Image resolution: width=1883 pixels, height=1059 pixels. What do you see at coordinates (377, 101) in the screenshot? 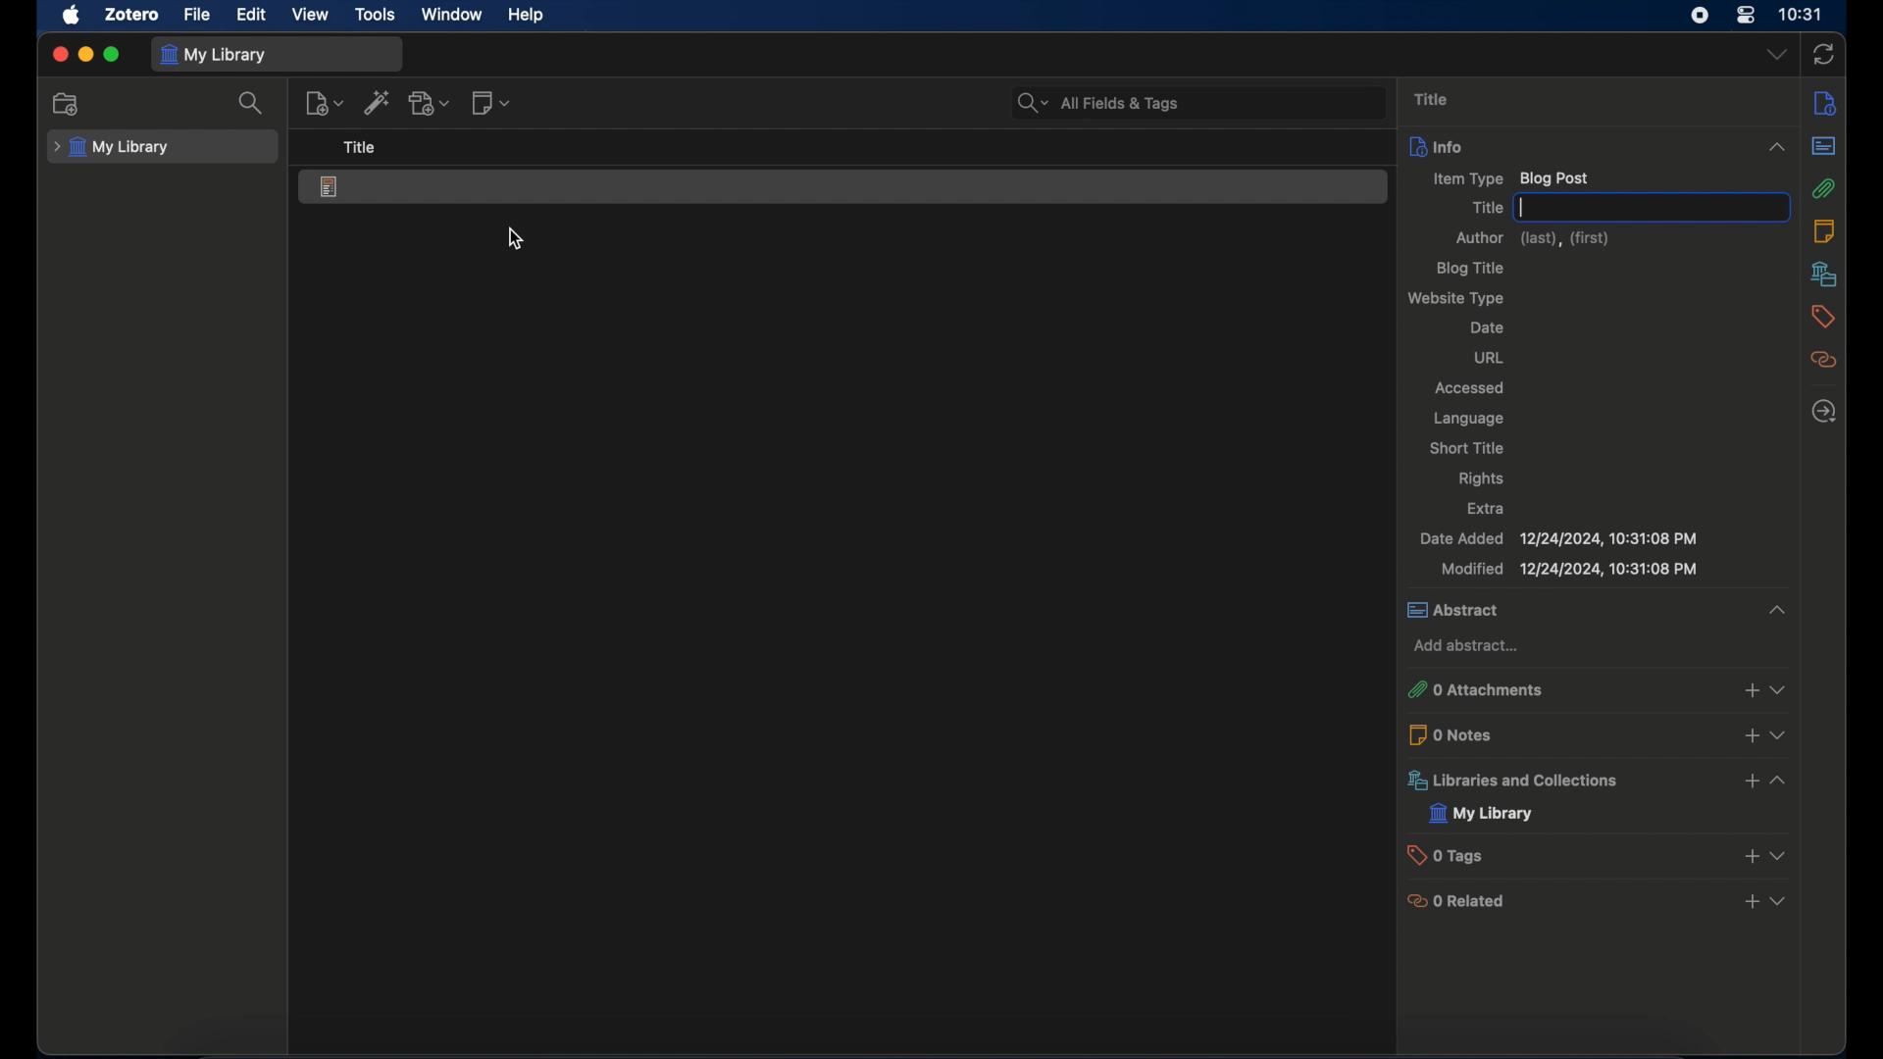
I see `add item by identifier` at bounding box center [377, 101].